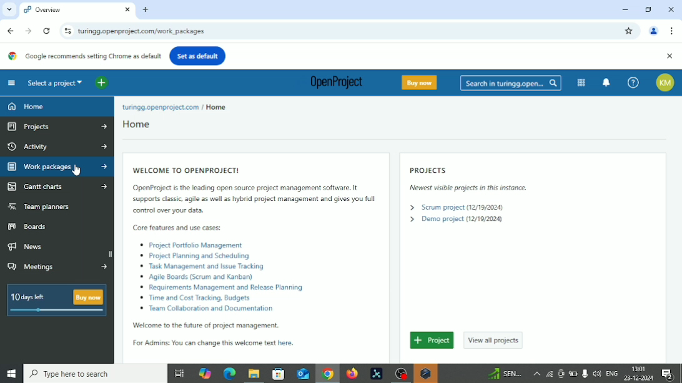 This screenshot has width=682, height=383. What do you see at coordinates (673, 31) in the screenshot?
I see `Customize and control google chrome` at bounding box center [673, 31].